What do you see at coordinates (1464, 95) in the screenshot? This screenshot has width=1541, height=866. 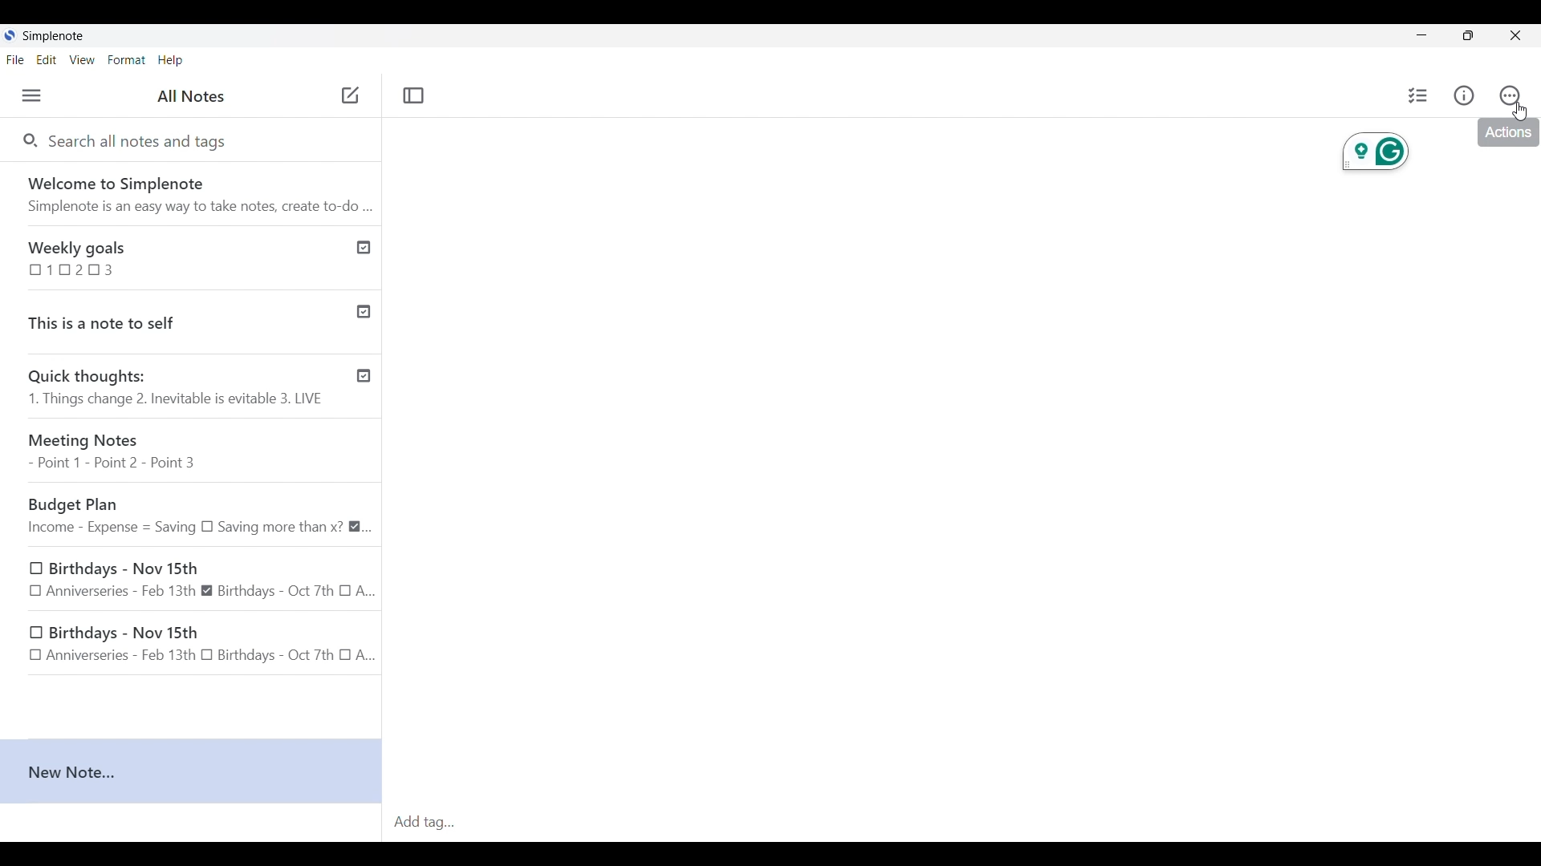 I see `Info` at bounding box center [1464, 95].